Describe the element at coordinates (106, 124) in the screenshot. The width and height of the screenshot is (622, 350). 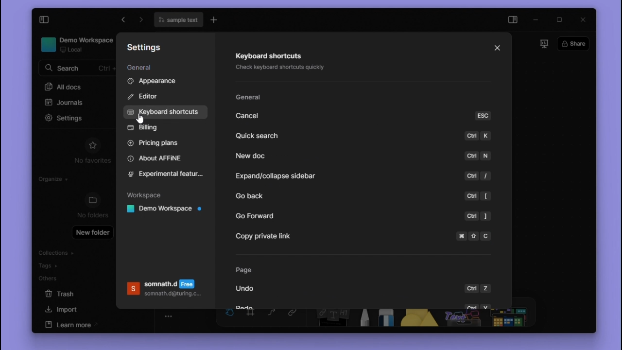
I see `cursor` at that location.